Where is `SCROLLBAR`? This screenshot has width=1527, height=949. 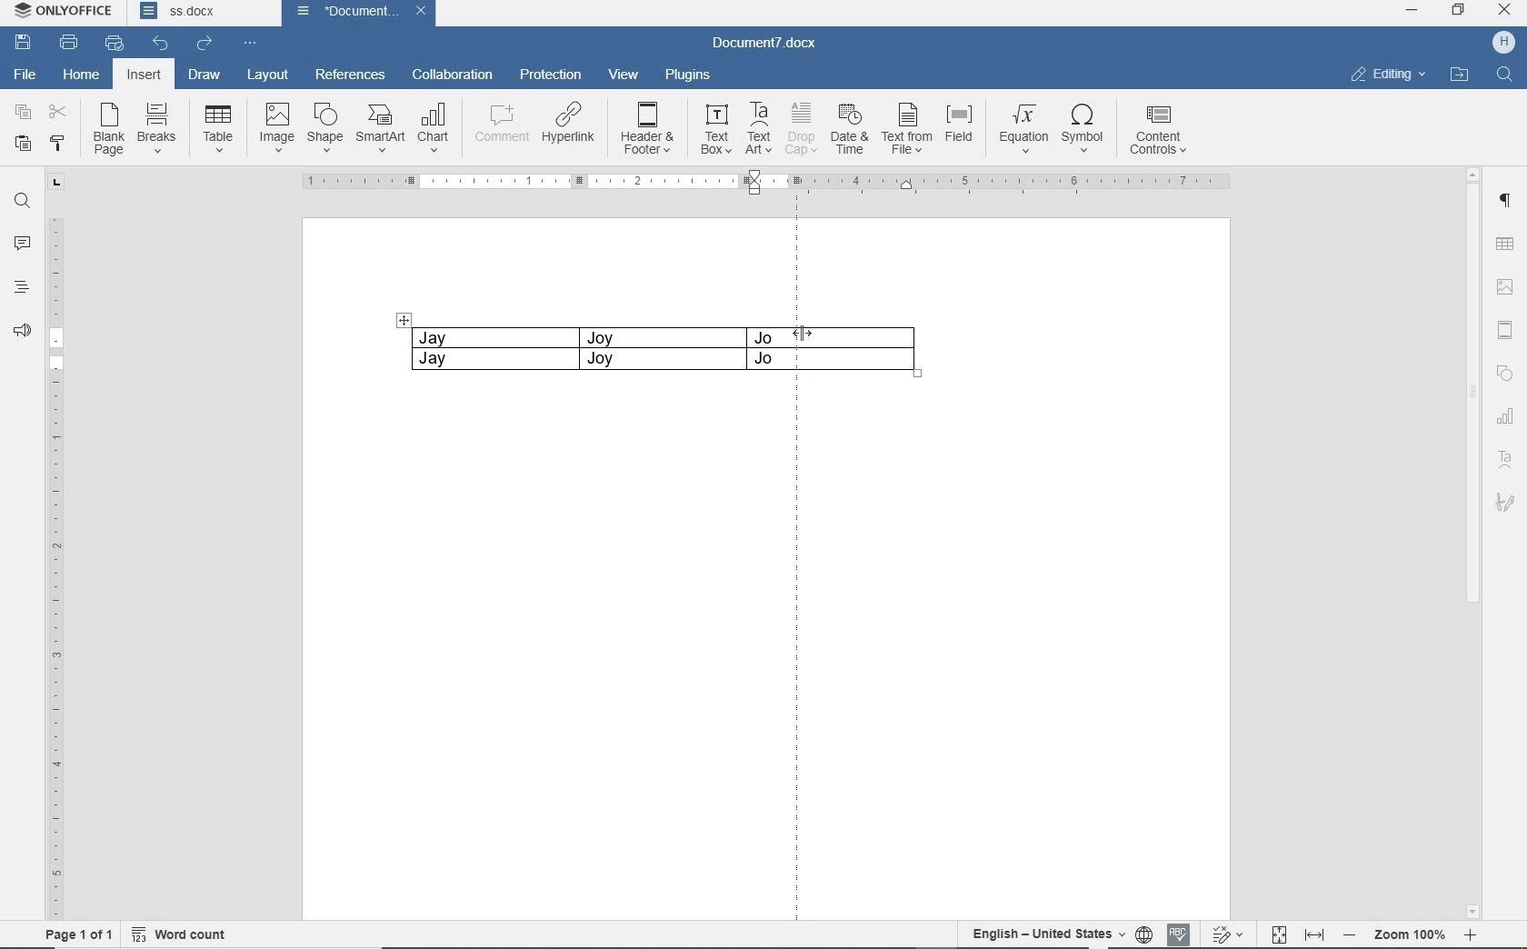
SCROLLBAR is located at coordinates (1472, 543).